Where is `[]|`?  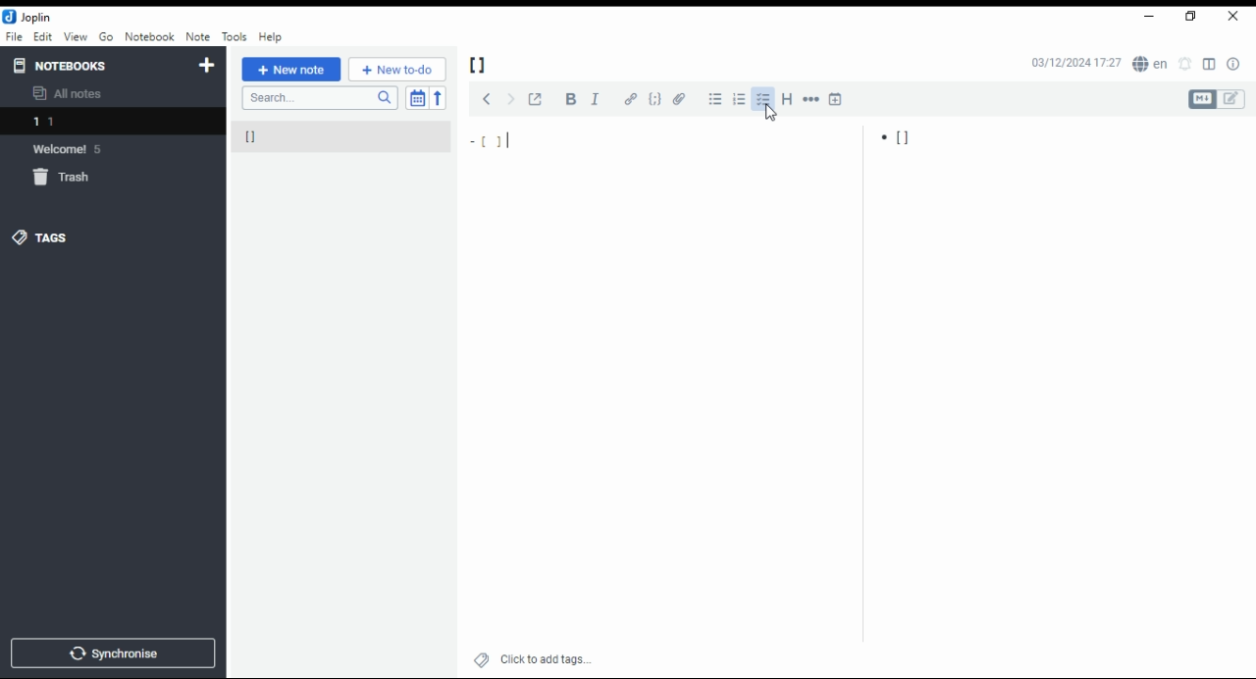
[]| is located at coordinates (492, 139).